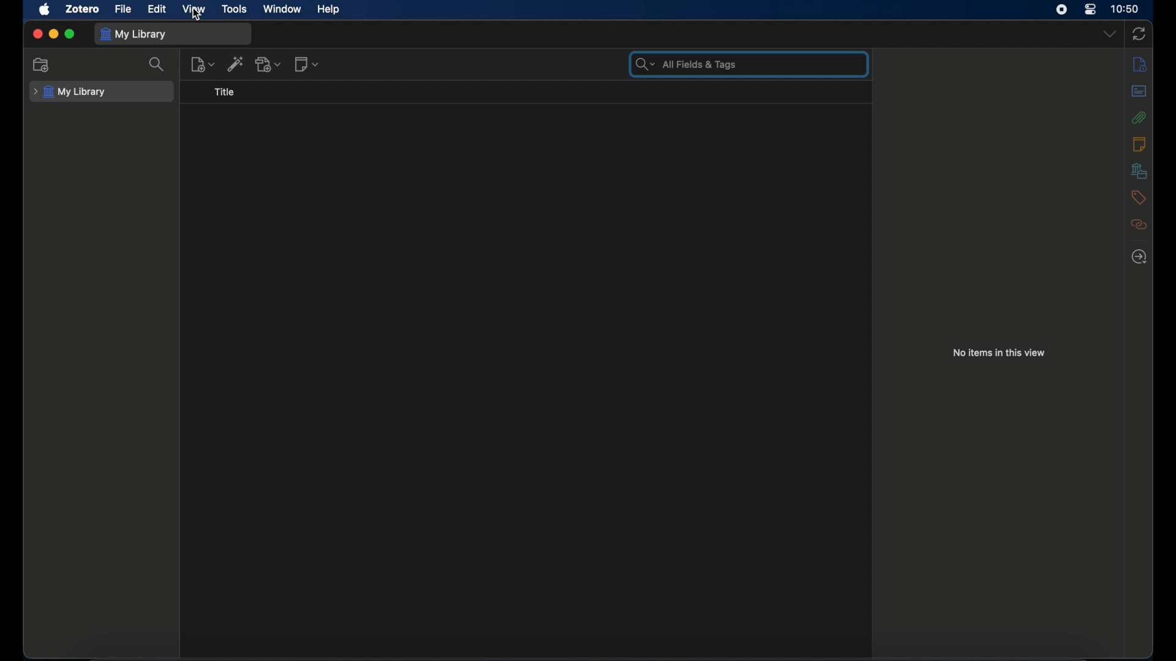 Image resolution: width=1176 pixels, height=661 pixels. I want to click on tags, so click(1138, 198).